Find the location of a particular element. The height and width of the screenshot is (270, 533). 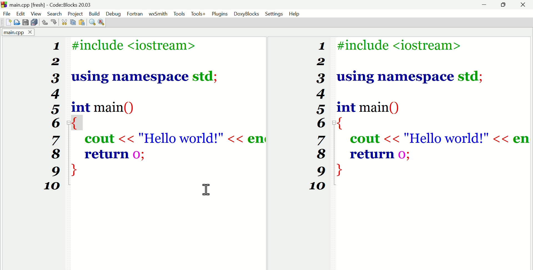

View is located at coordinates (37, 13).